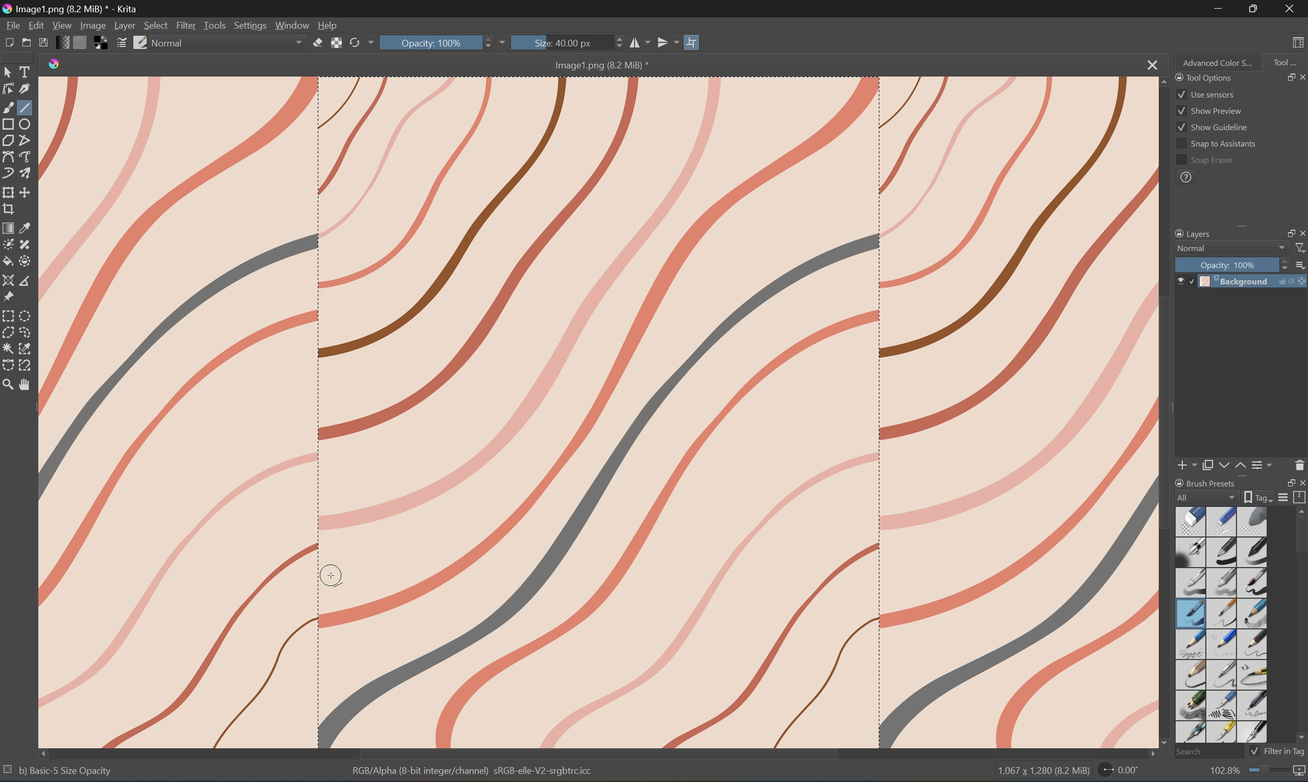 This screenshot has height=782, width=1308. Describe the element at coordinates (45, 44) in the screenshot. I see `Save` at that location.